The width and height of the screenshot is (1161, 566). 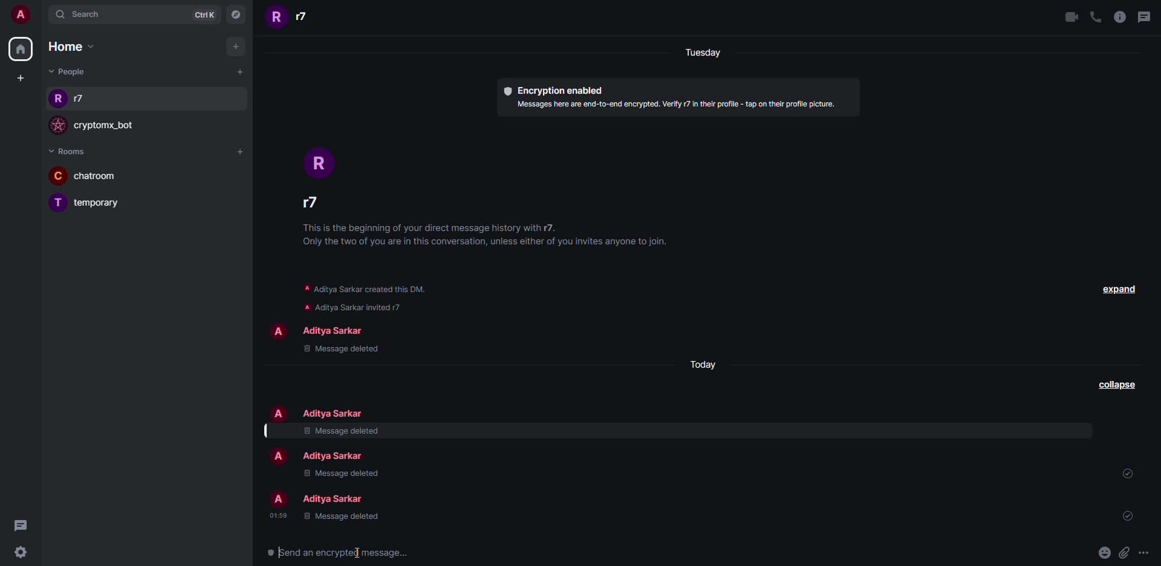 What do you see at coordinates (20, 524) in the screenshot?
I see `threads` at bounding box center [20, 524].